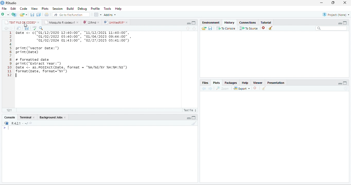  I want to click on maximize, so click(194, 23).